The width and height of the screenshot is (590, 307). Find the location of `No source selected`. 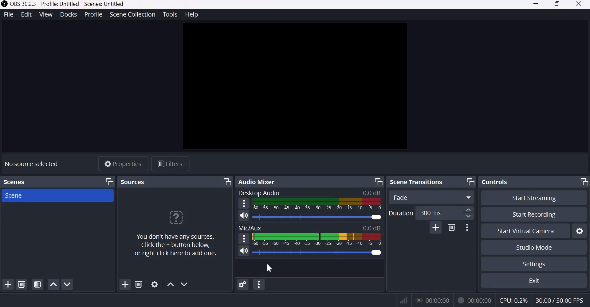

No source selected is located at coordinates (32, 163).